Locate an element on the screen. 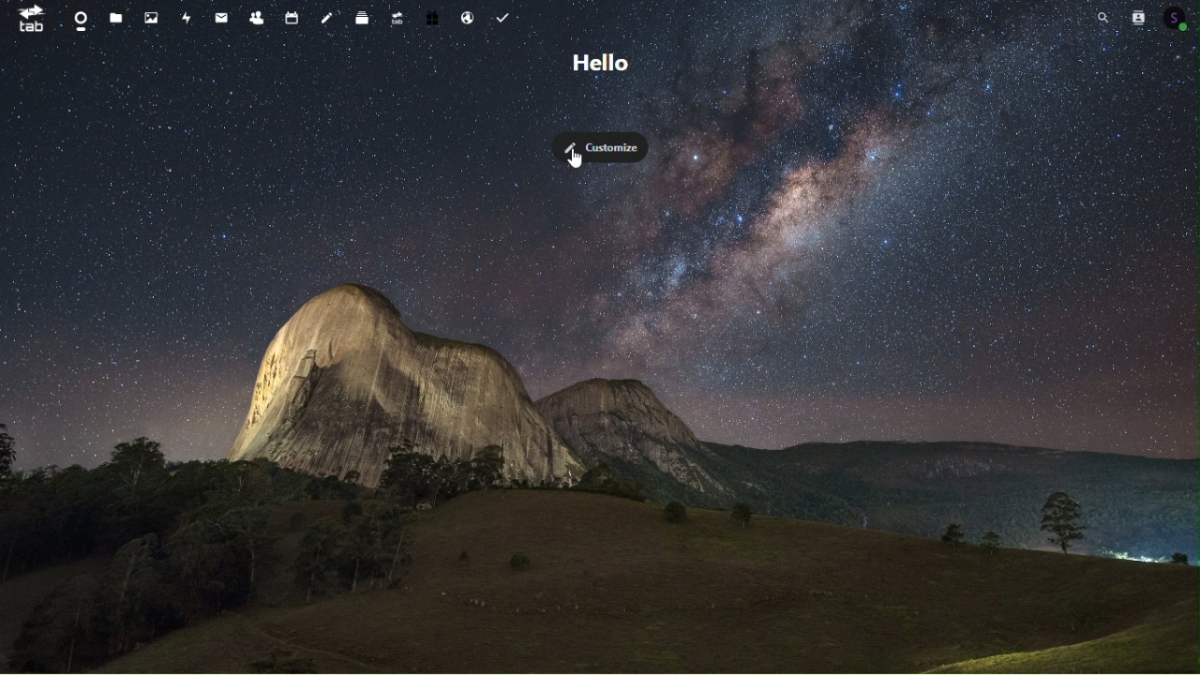  Customise is located at coordinates (603, 147).